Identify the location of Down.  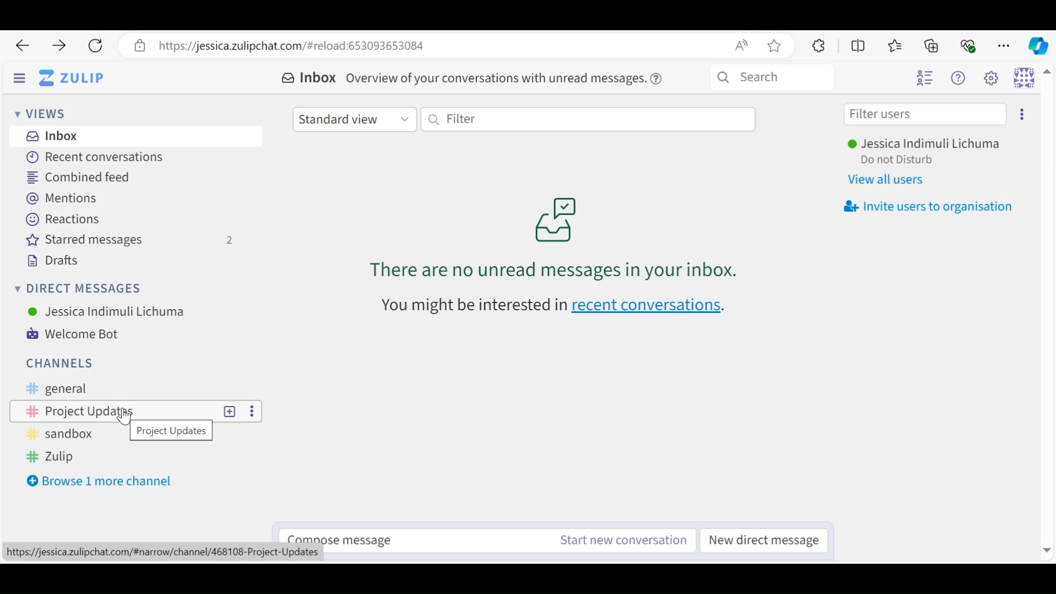
(1044, 547).